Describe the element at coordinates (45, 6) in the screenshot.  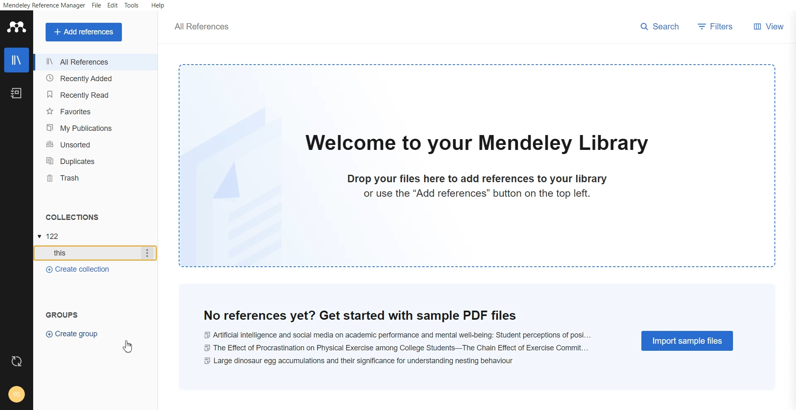
I see `Mendeley reference manager` at that location.